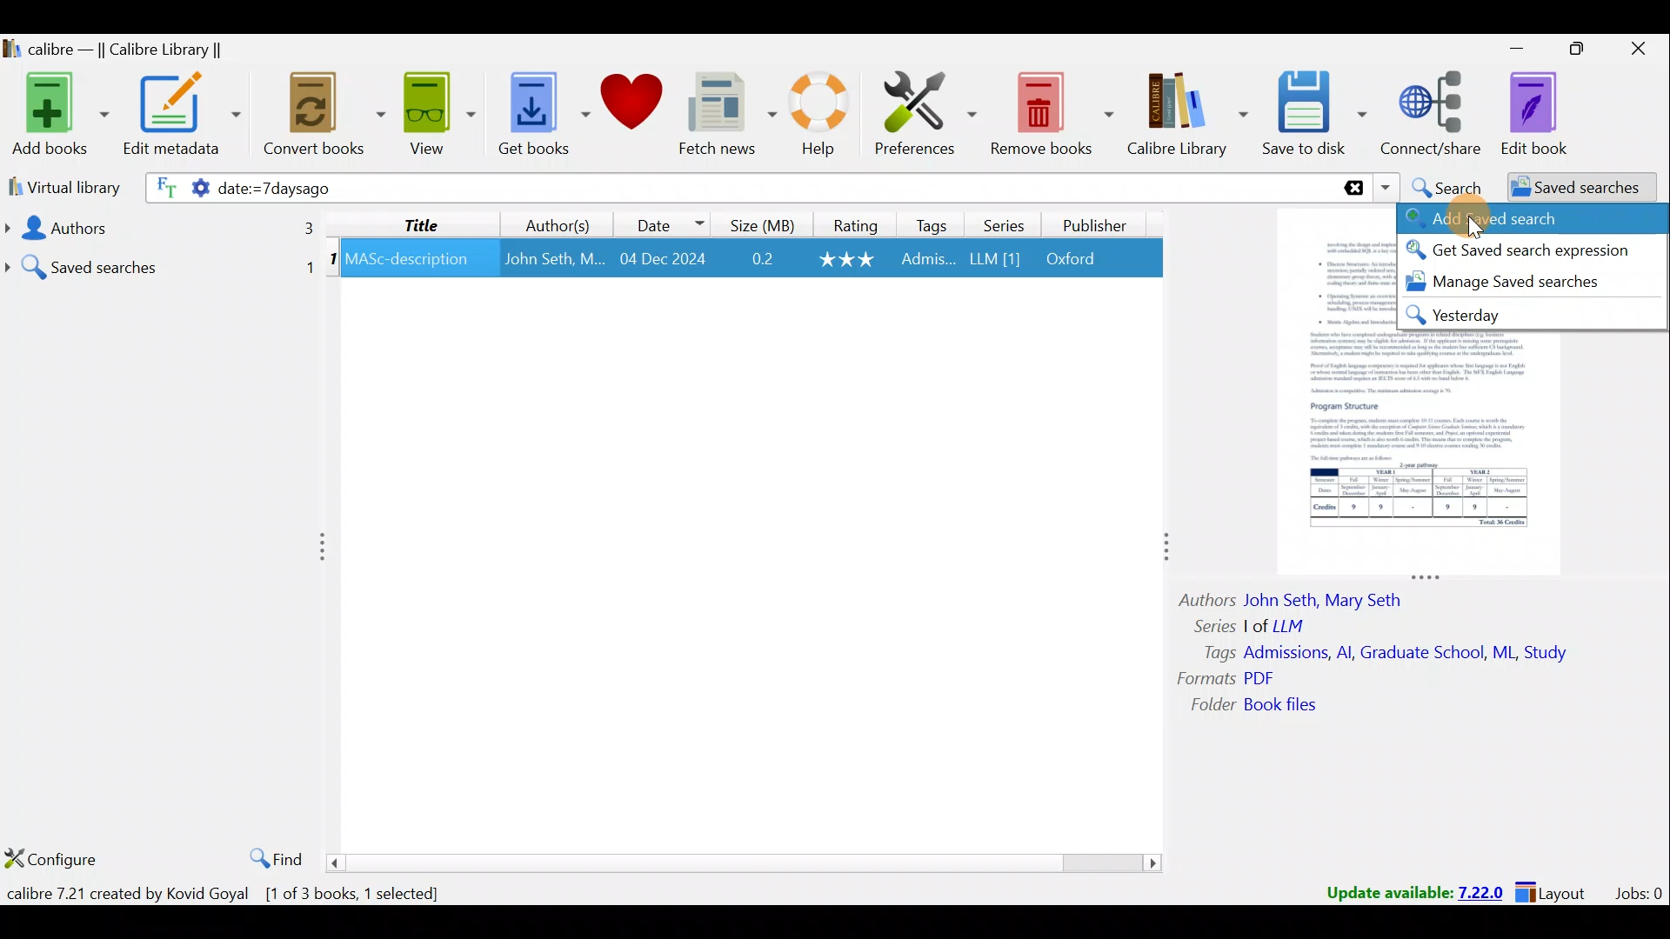  What do you see at coordinates (1507, 48) in the screenshot?
I see `Minimize` at bounding box center [1507, 48].